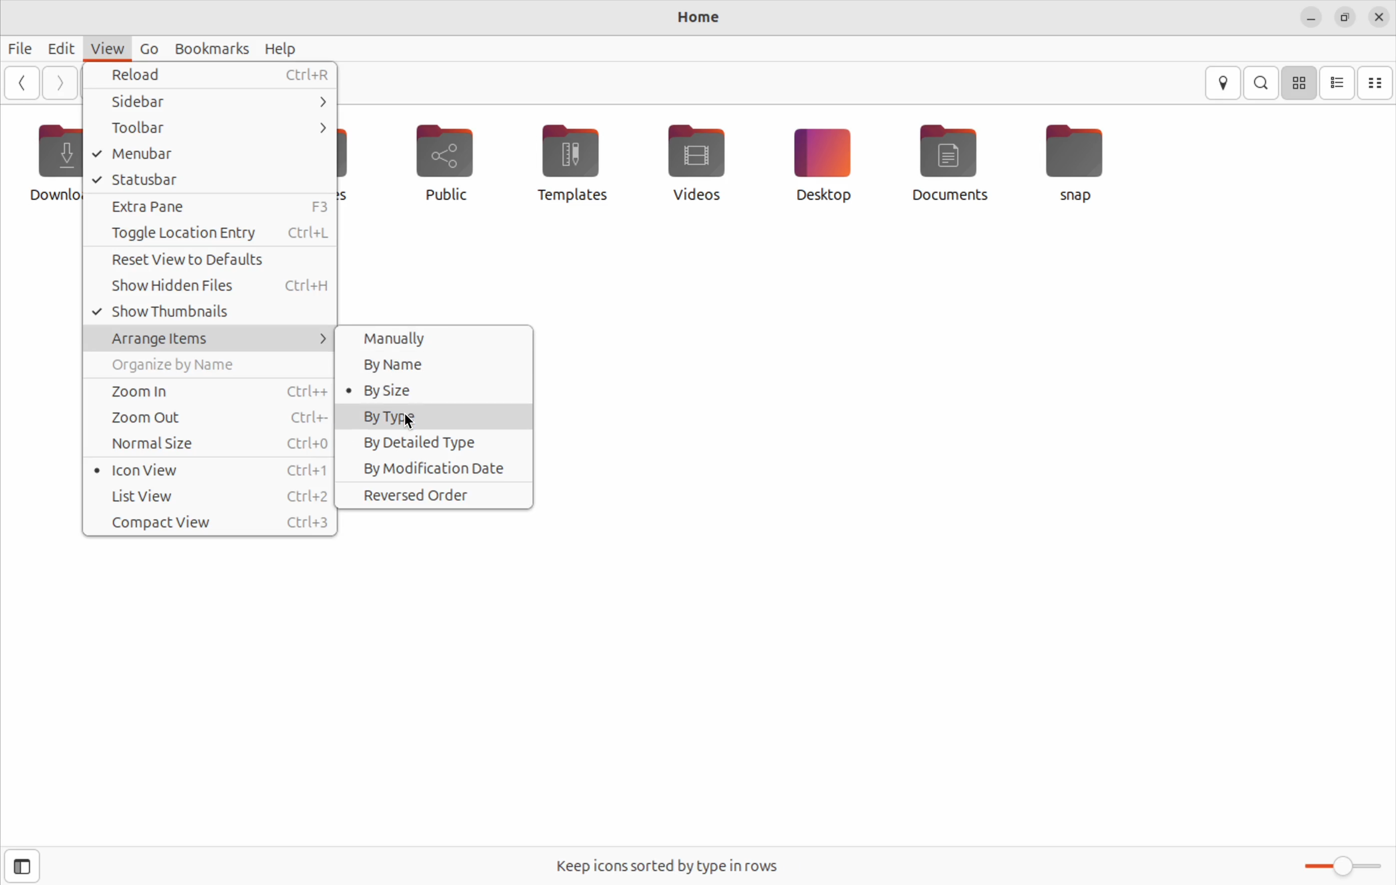 This screenshot has height=885, width=1396. What do you see at coordinates (212, 104) in the screenshot?
I see `side bar` at bounding box center [212, 104].